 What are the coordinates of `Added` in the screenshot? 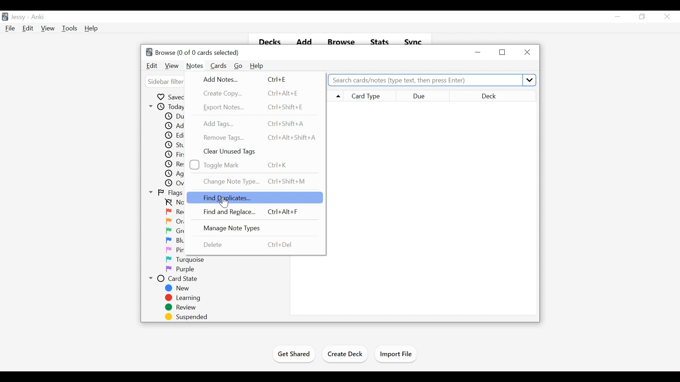 It's located at (177, 126).